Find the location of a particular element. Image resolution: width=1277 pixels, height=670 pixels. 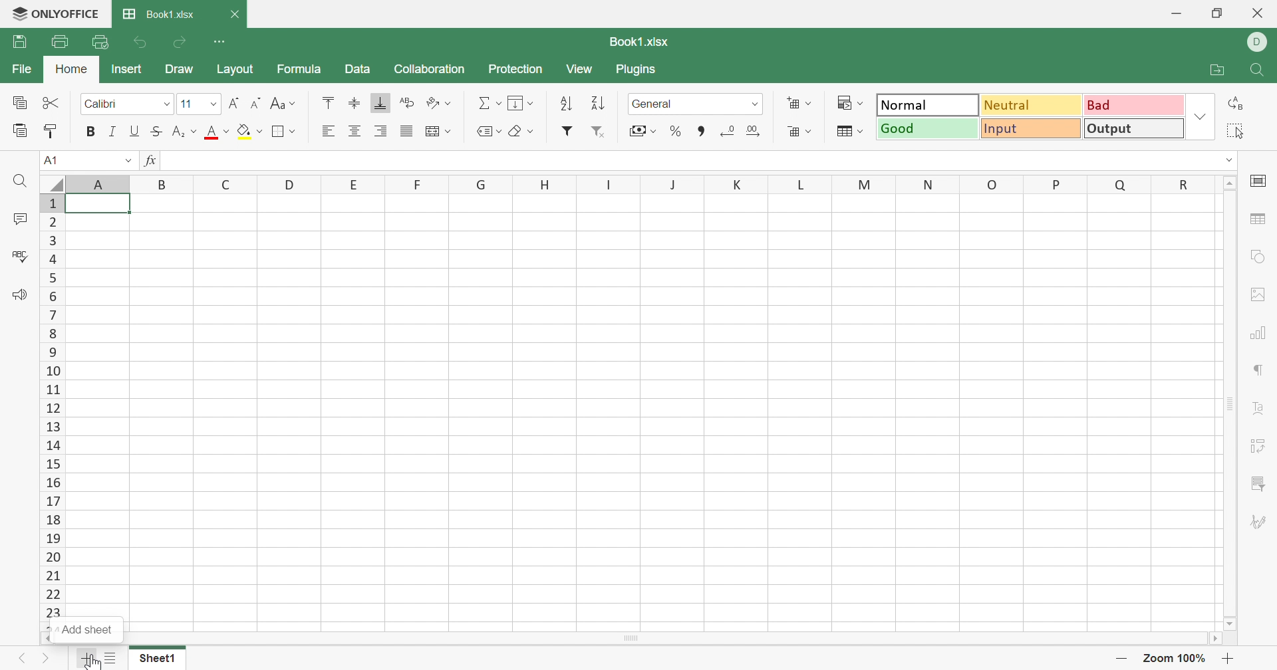

15 is located at coordinates (53, 465).